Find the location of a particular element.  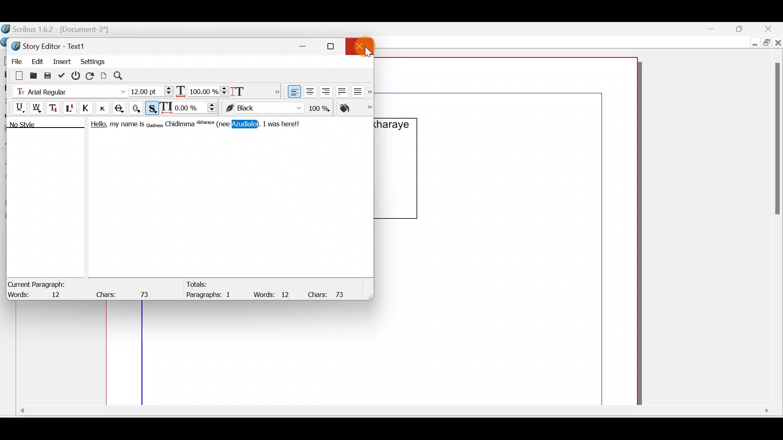

Align text justified is located at coordinates (341, 90).